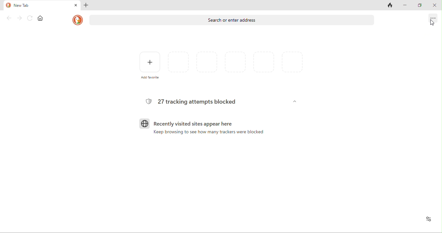  Describe the element at coordinates (75, 6) in the screenshot. I see `close` at that location.